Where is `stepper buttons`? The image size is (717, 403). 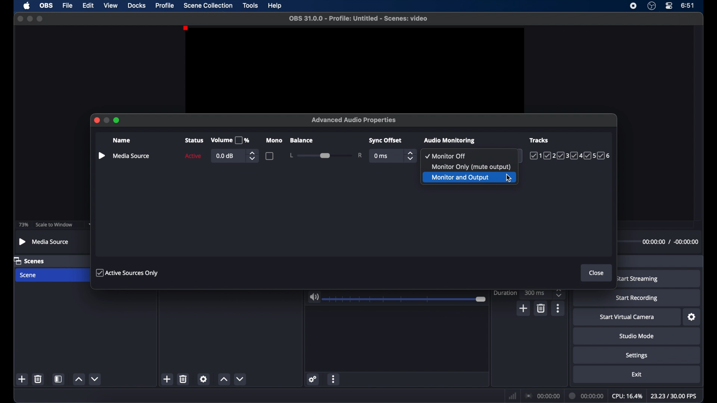 stepper buttons is located at coordinates (253, 156).